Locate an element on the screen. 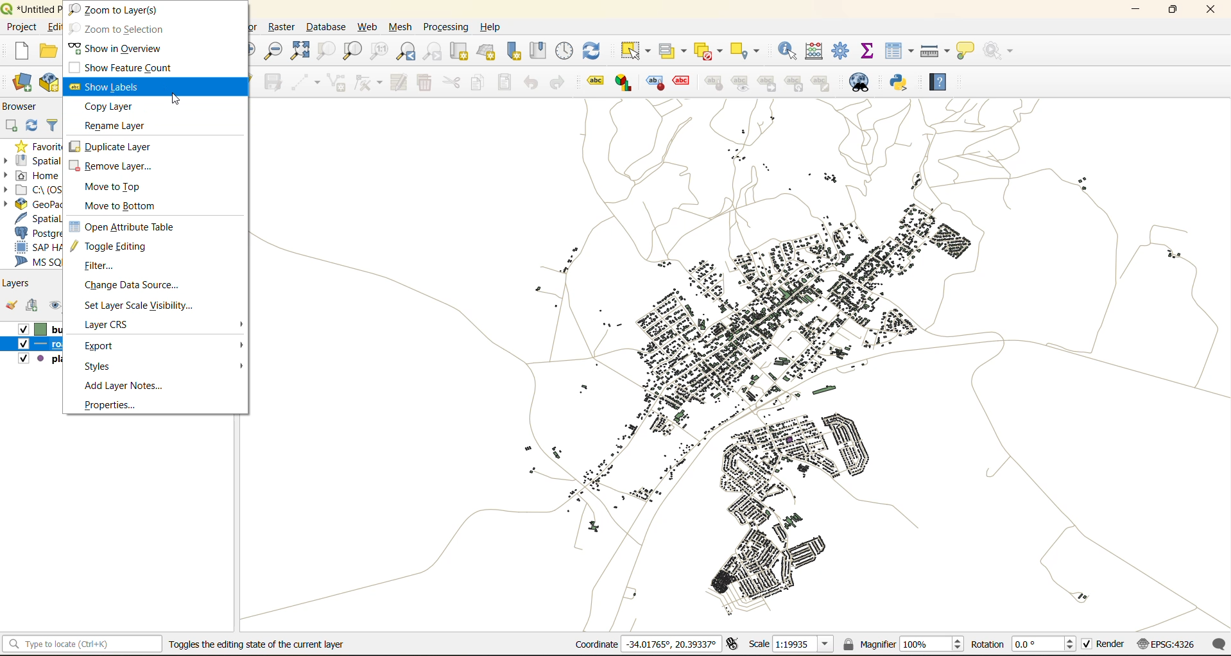 The image size is (1231, 656). show\hide labels and diagrams is located at coordinates (741, 83).